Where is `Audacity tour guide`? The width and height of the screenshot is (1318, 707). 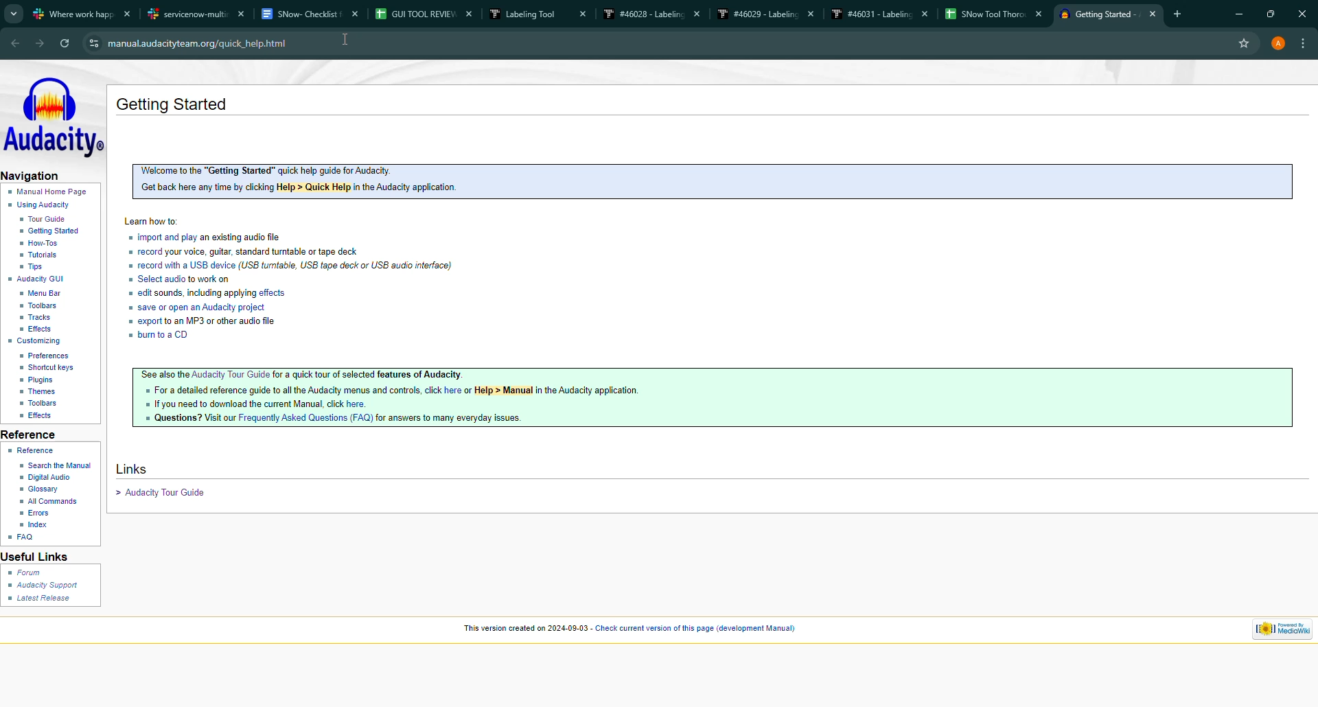
Audacity tour guide is located at coordinates (167, 494).